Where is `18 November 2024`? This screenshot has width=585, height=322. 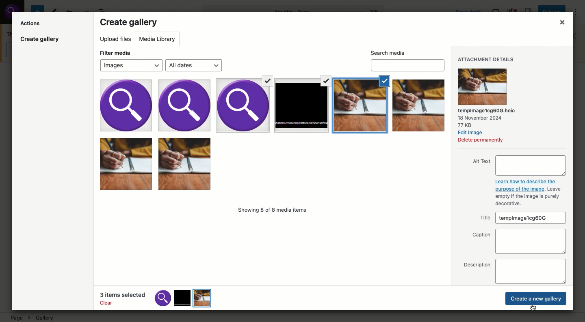 18 November 2024 is located at coordinates (480, 118).